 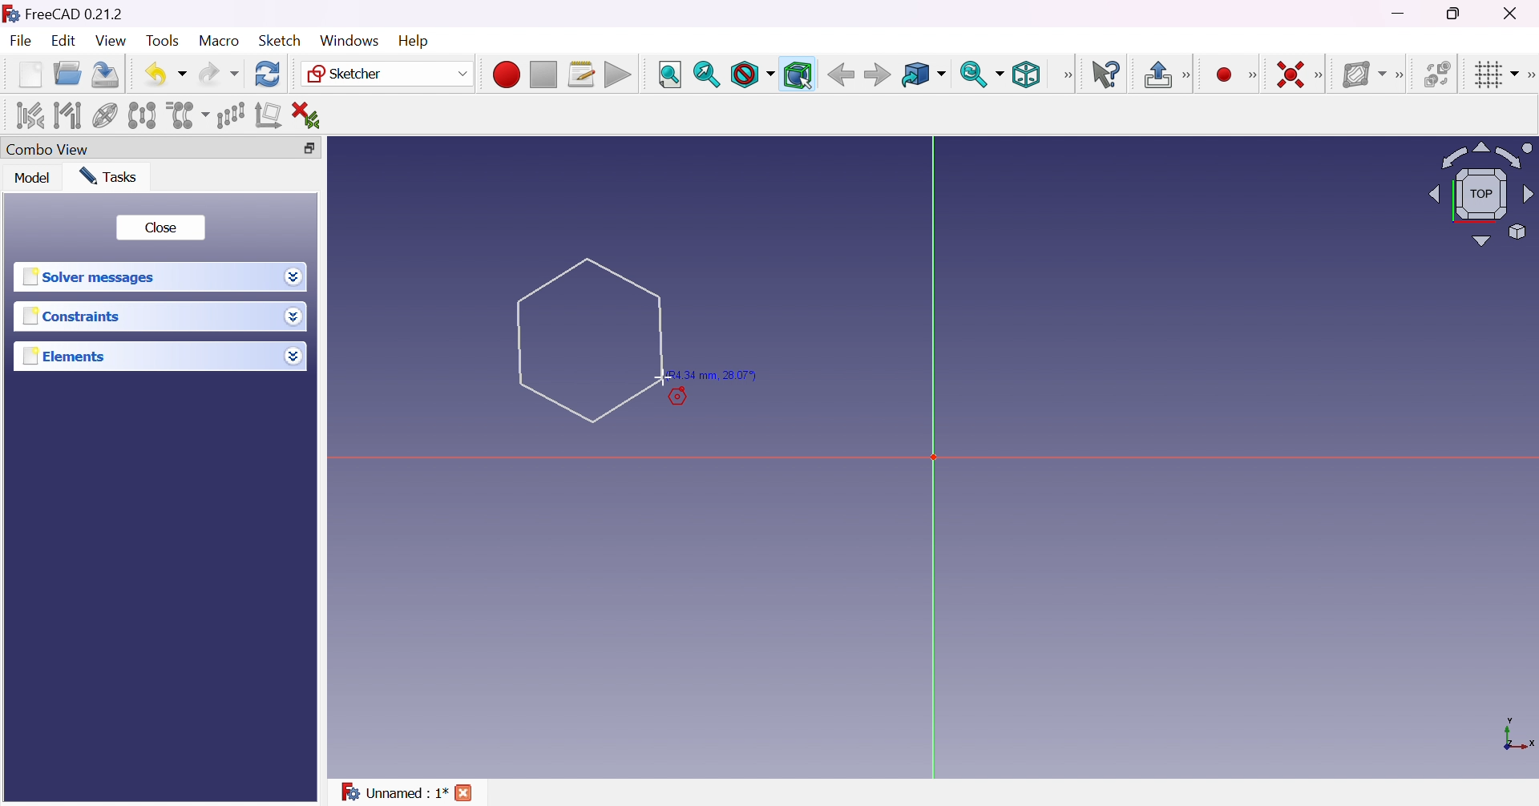 I want to click on Combo View, so click(x=48, y=148).